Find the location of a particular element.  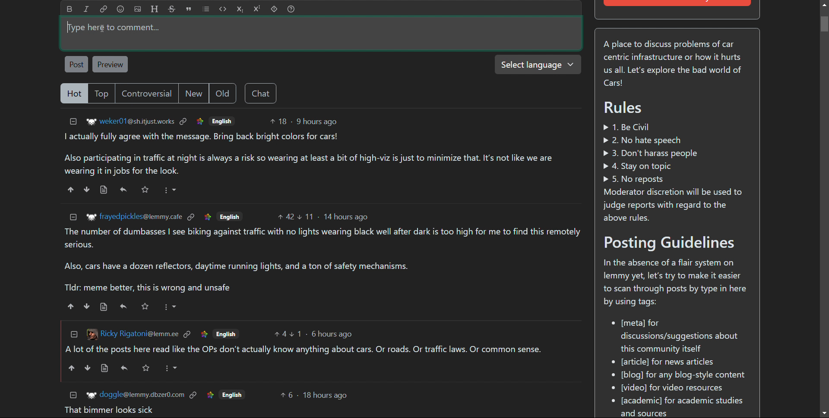

18 hours ago is located at coordinates (326, 396).